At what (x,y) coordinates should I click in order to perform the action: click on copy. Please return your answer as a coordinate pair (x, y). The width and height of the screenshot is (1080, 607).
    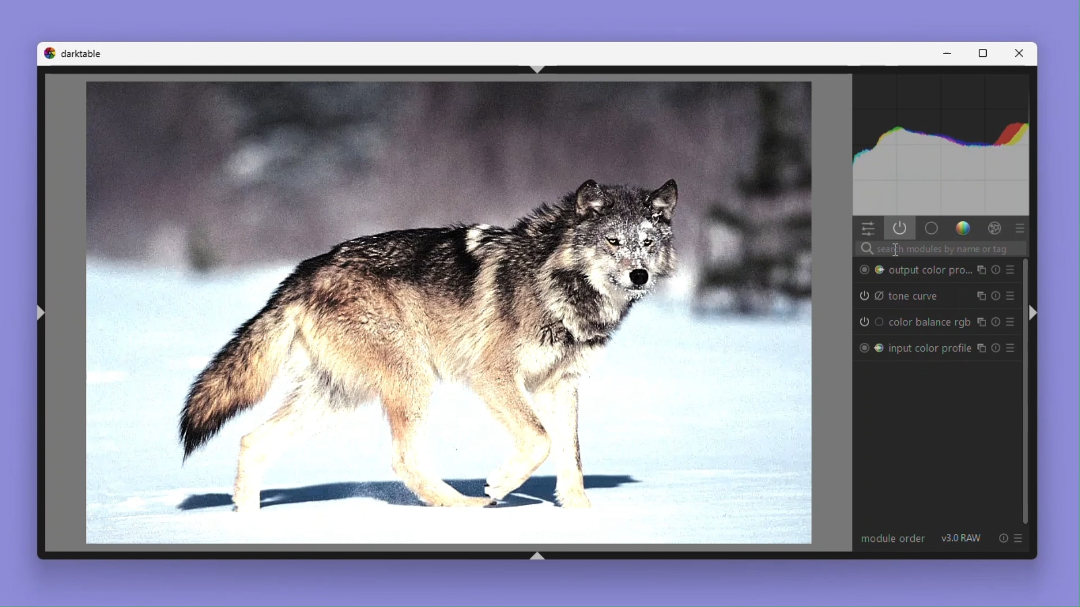
    Looking at the image, I should click on (982, 349).